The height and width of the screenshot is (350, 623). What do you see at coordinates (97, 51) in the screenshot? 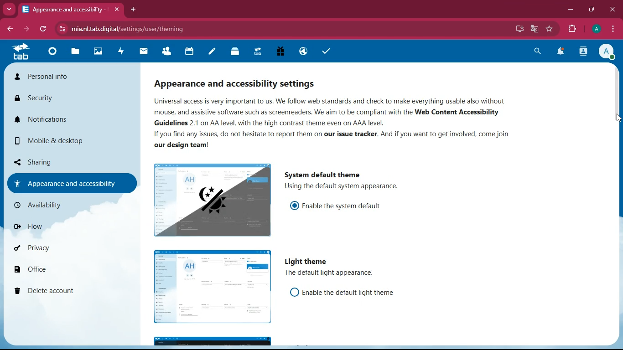
I see `images` at bounding box center [97, 51].